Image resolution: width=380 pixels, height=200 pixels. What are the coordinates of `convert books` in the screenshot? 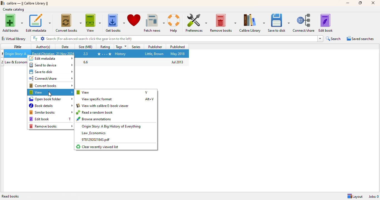 It's located at (51, 86).